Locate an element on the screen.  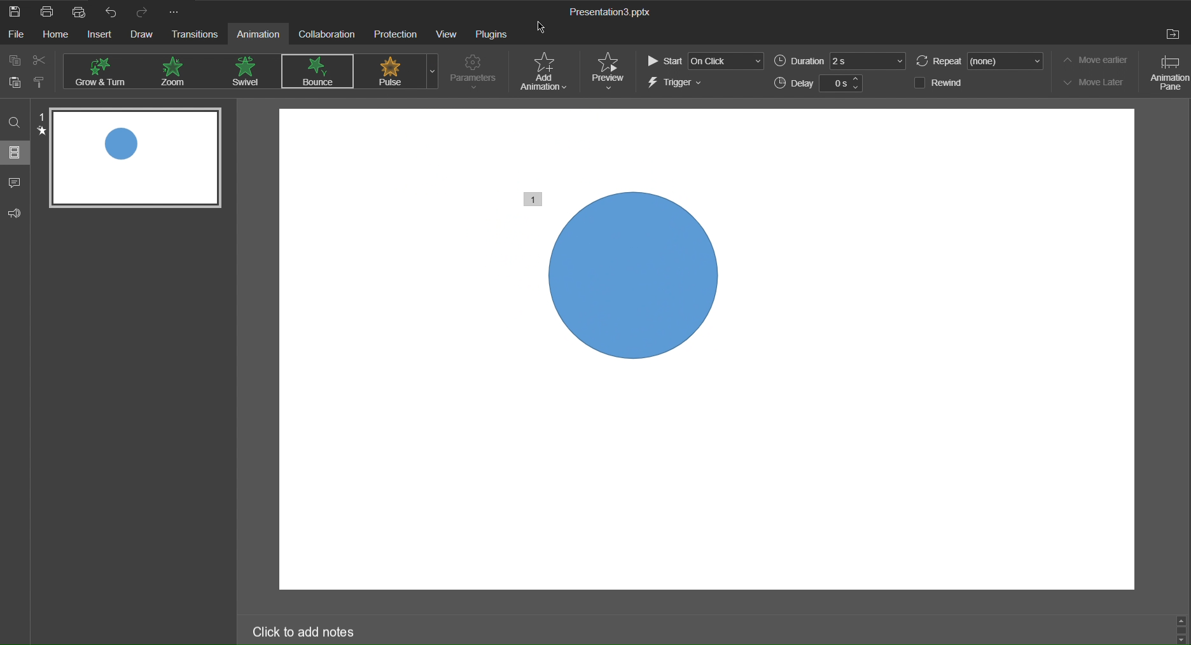
 (none) is located at coordinates (1006, 60).